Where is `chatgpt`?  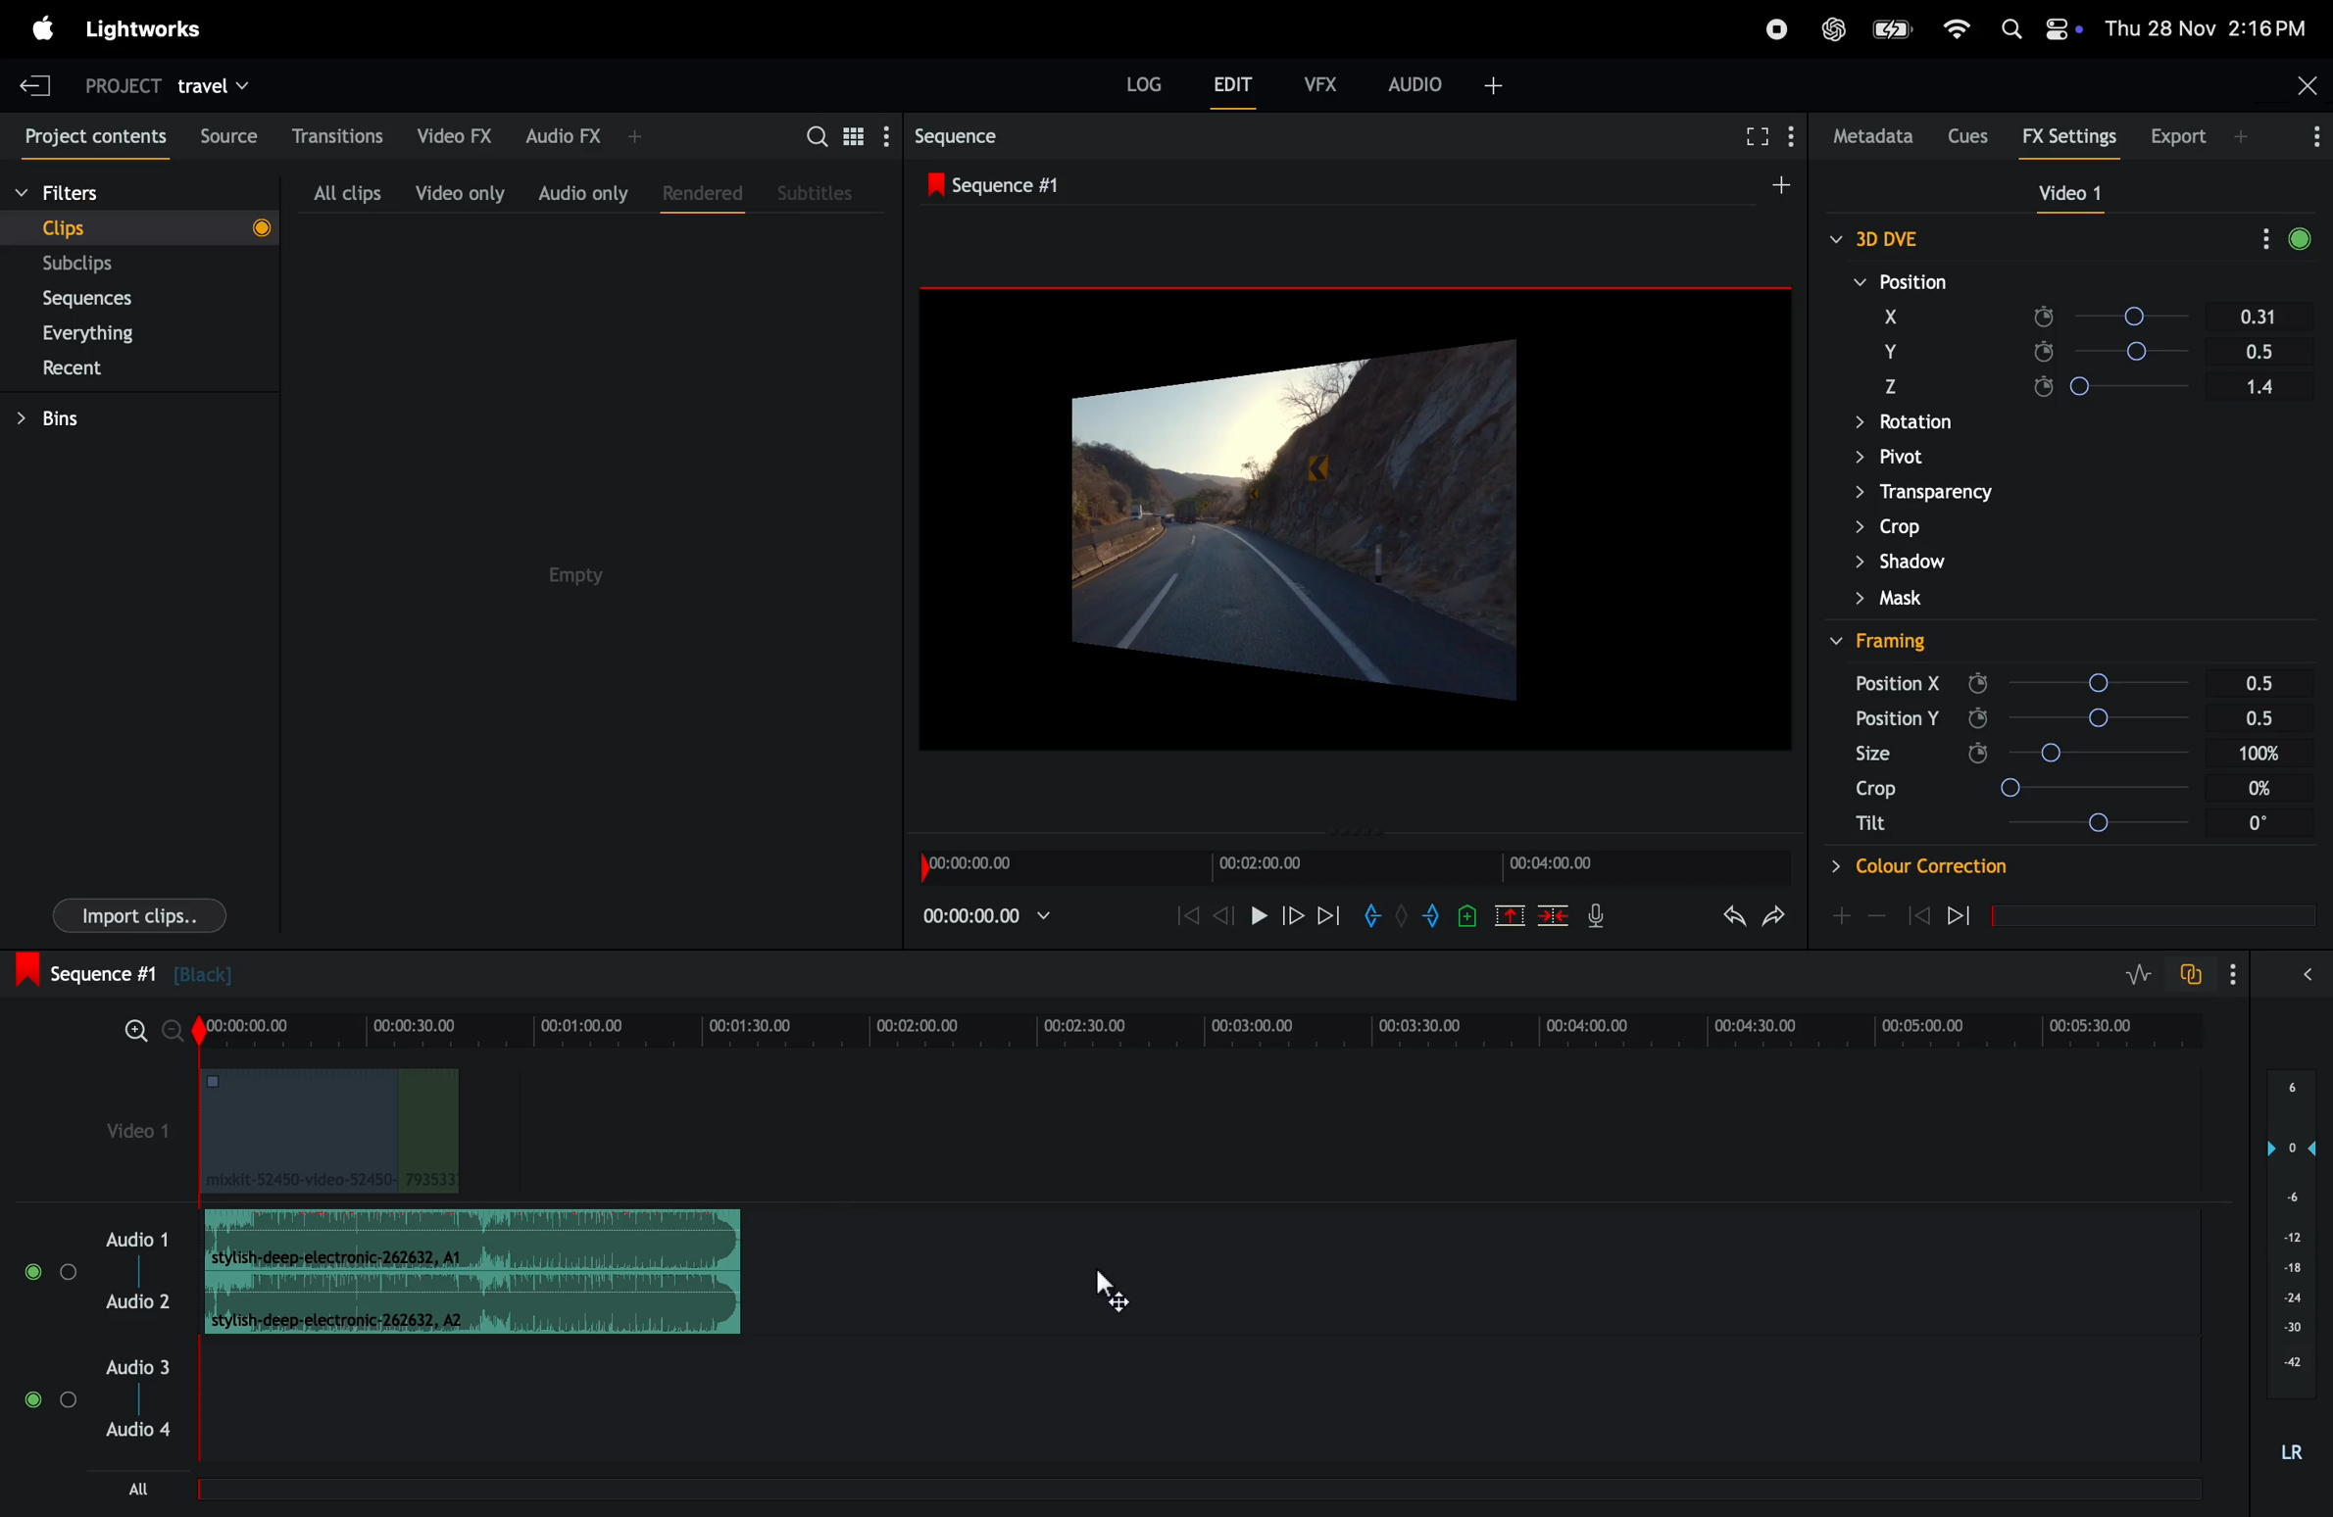 chatgpt is located at coordinates (1836, 27).